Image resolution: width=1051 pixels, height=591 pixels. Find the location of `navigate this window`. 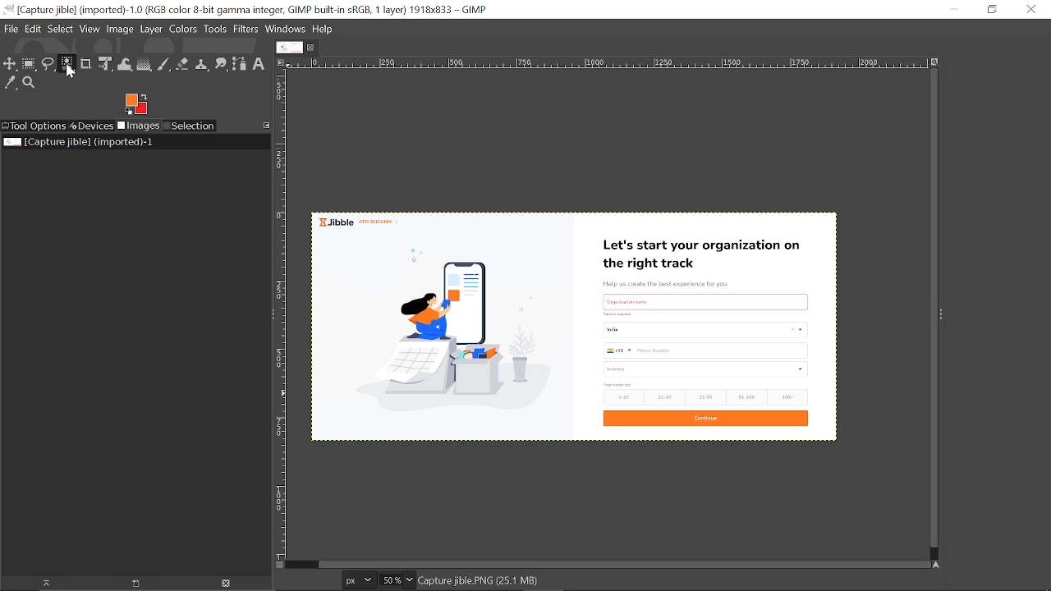

navigate this window is located at coordinates (939, 564).